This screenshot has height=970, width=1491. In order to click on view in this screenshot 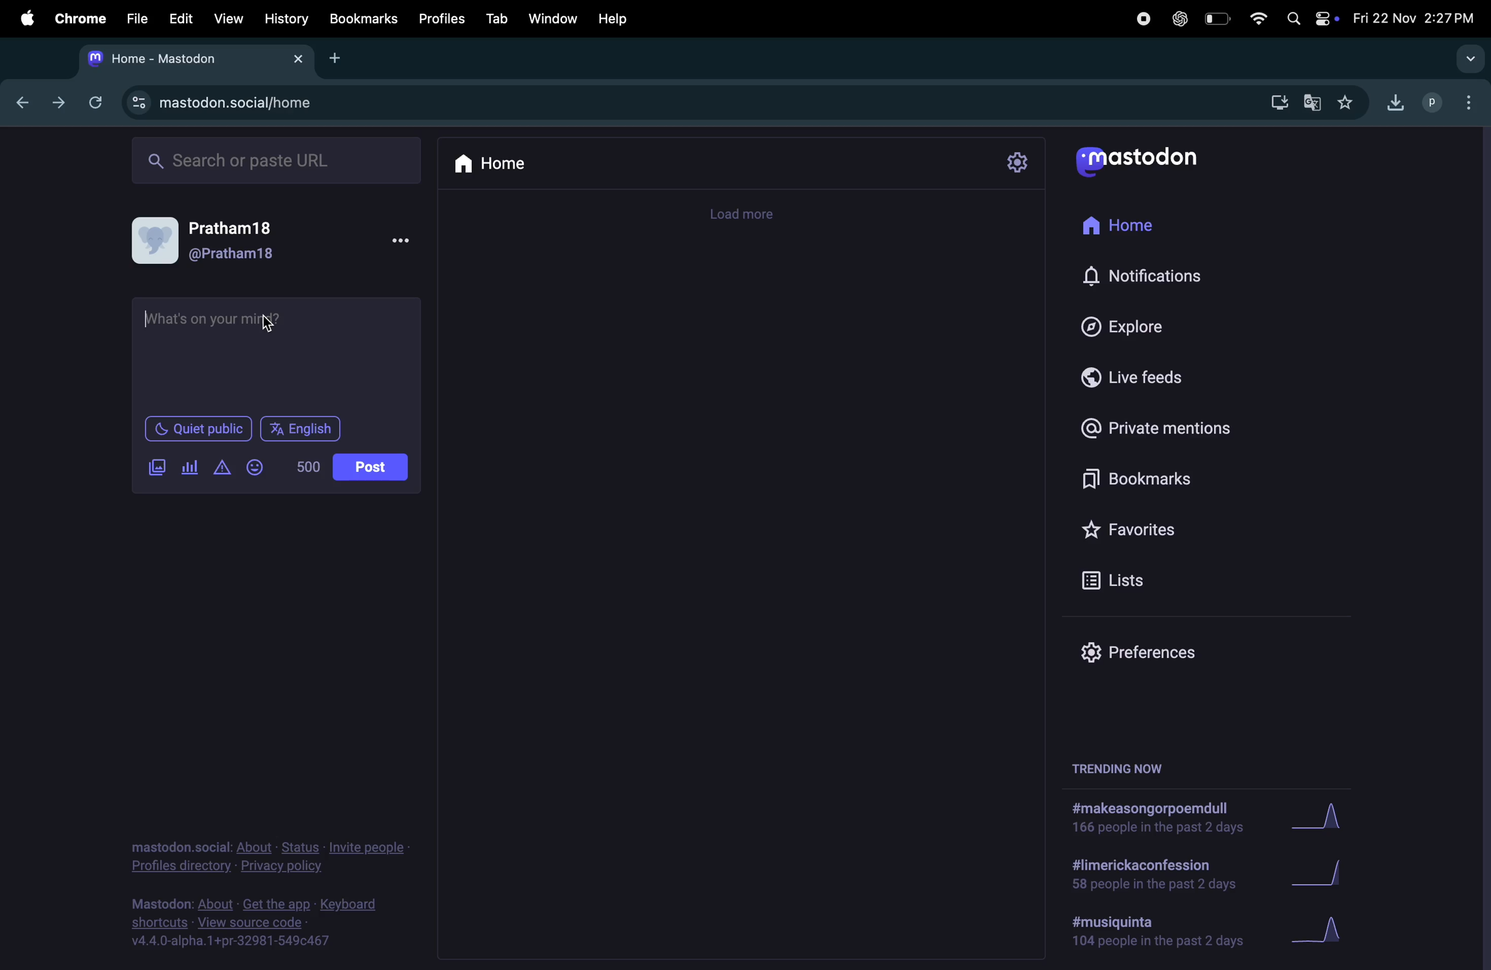, I will do `click(227, 17)`.